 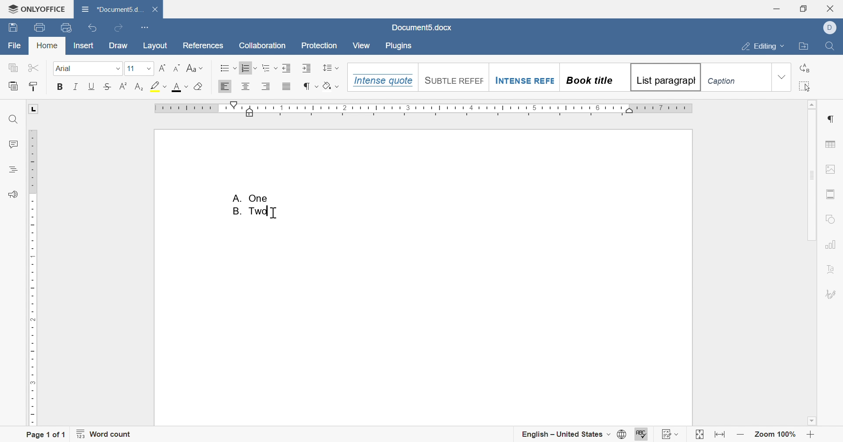 What do you see at coordinates (119, 47) in the screenshot?
I see `draw` at bounding box center [119, 47].